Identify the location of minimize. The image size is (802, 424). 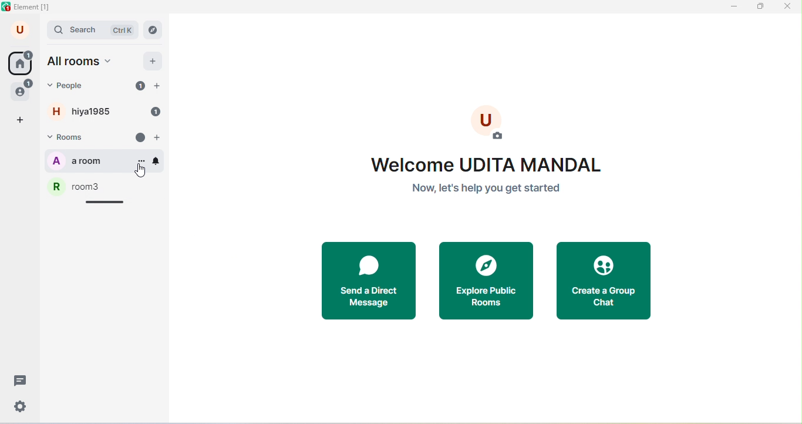
(733, 9).